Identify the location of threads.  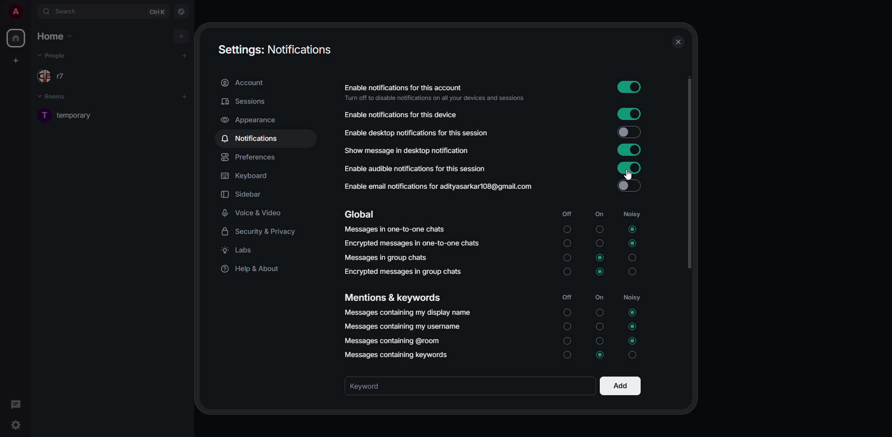
(15, 403).